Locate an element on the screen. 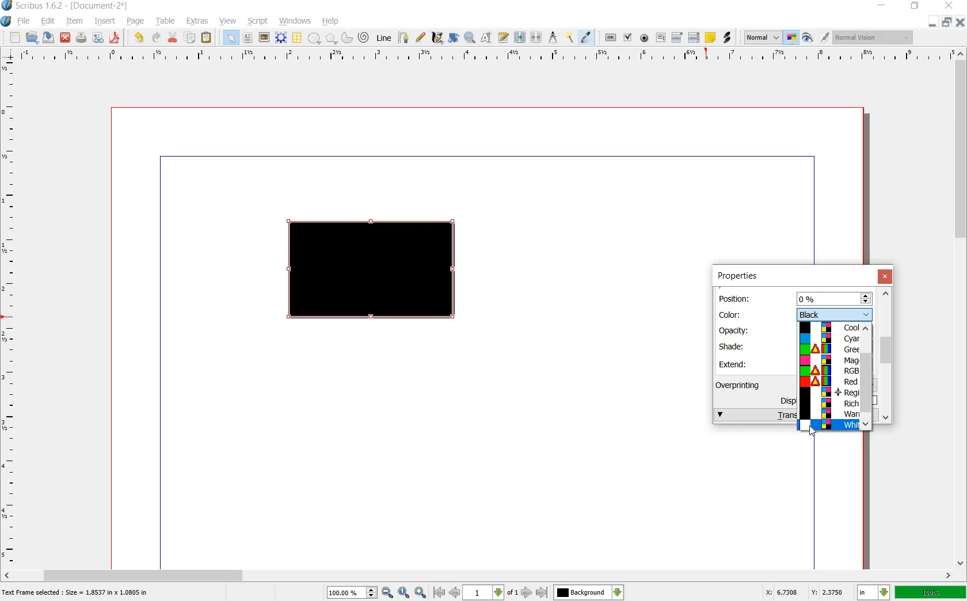 This screenshot has width=967, height=601. overprinting is located at coordinates (743, 385).